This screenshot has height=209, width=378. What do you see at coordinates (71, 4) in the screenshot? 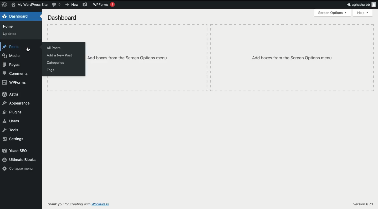
I see `New` at bounding box center [71, 4].